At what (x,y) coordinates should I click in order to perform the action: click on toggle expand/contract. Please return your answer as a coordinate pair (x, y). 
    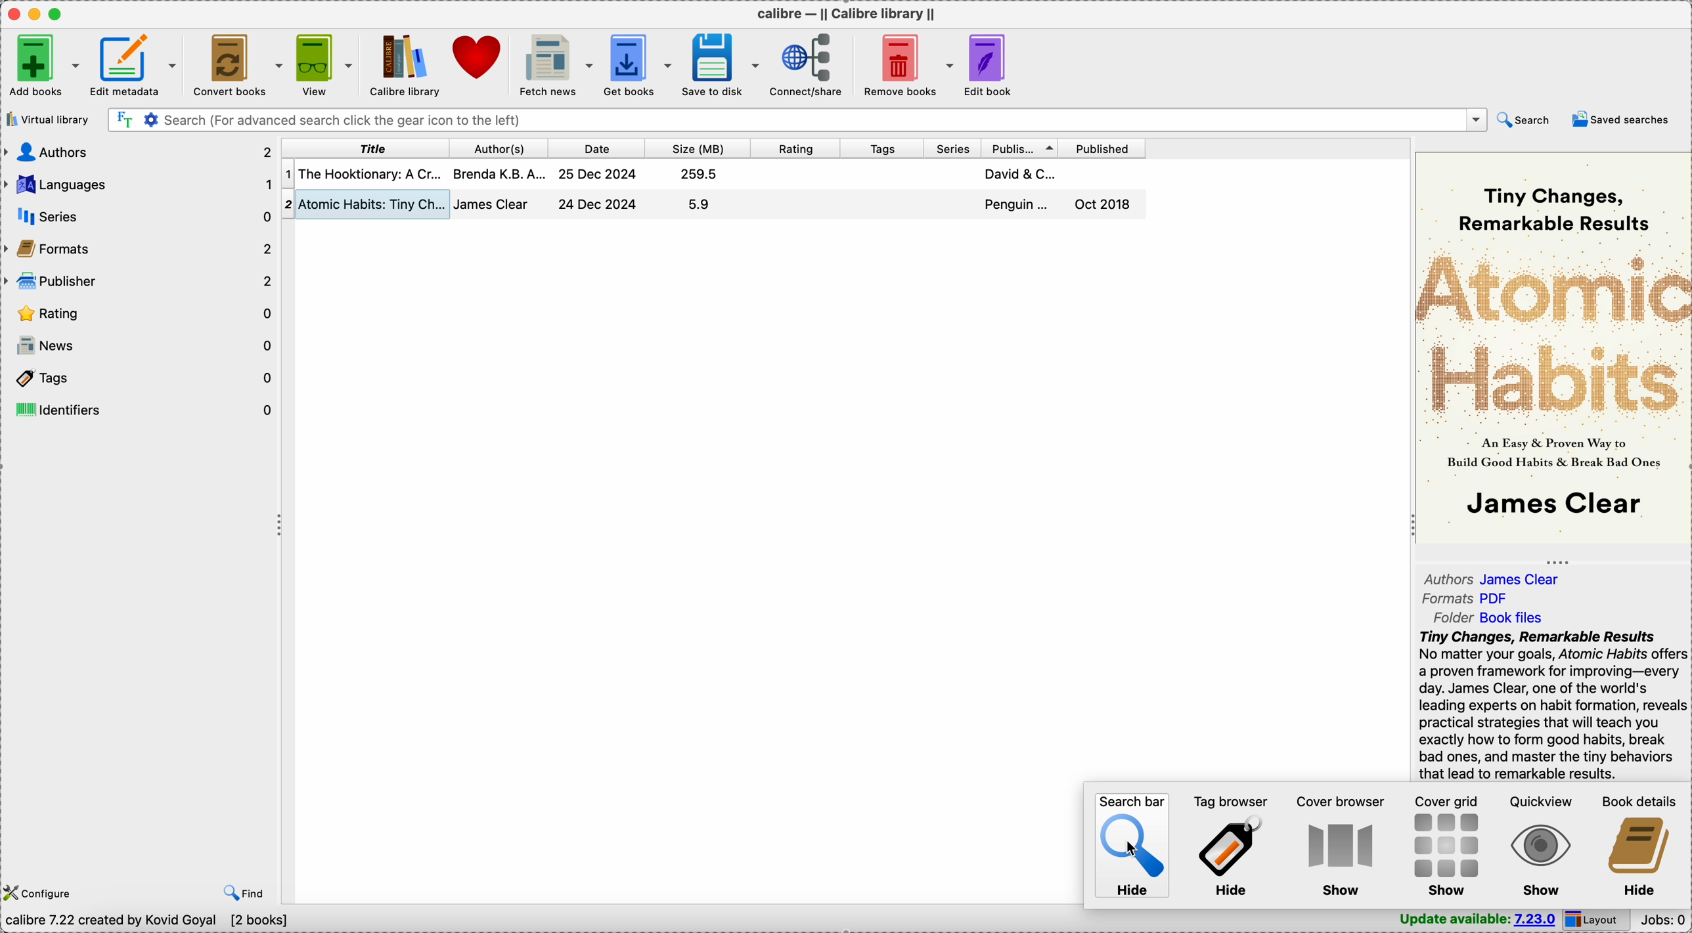
    Looking at the image, I should click on (1414, 524).